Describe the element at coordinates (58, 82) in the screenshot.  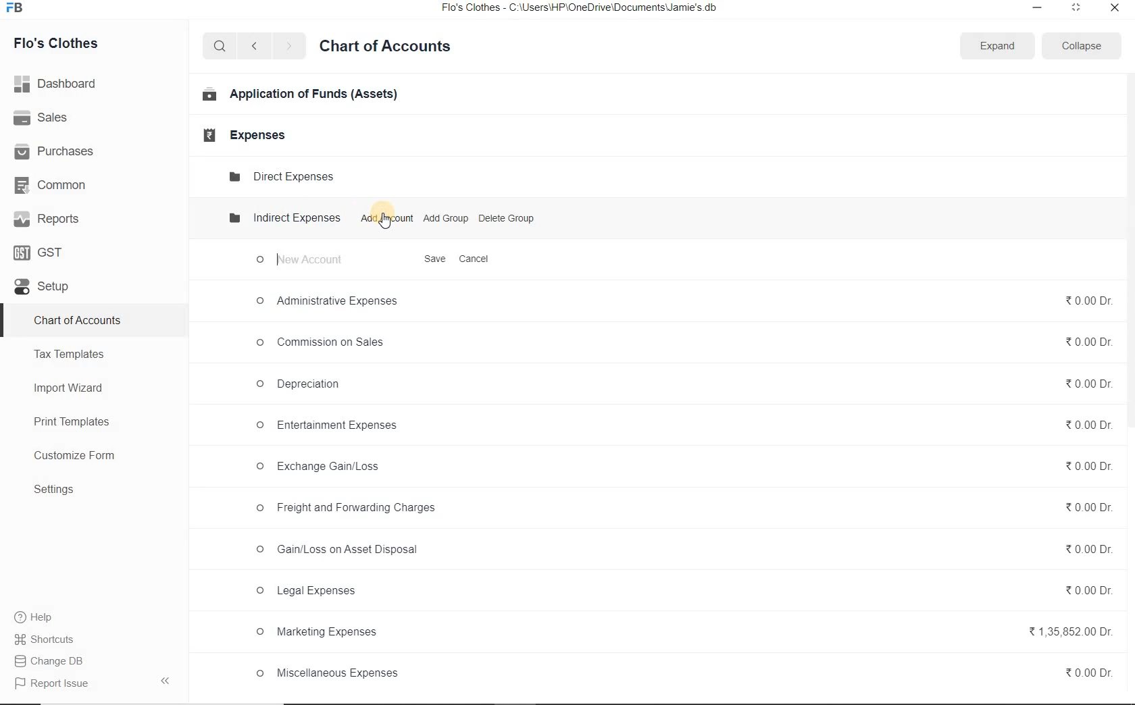
I see `Dashboard` at that location.